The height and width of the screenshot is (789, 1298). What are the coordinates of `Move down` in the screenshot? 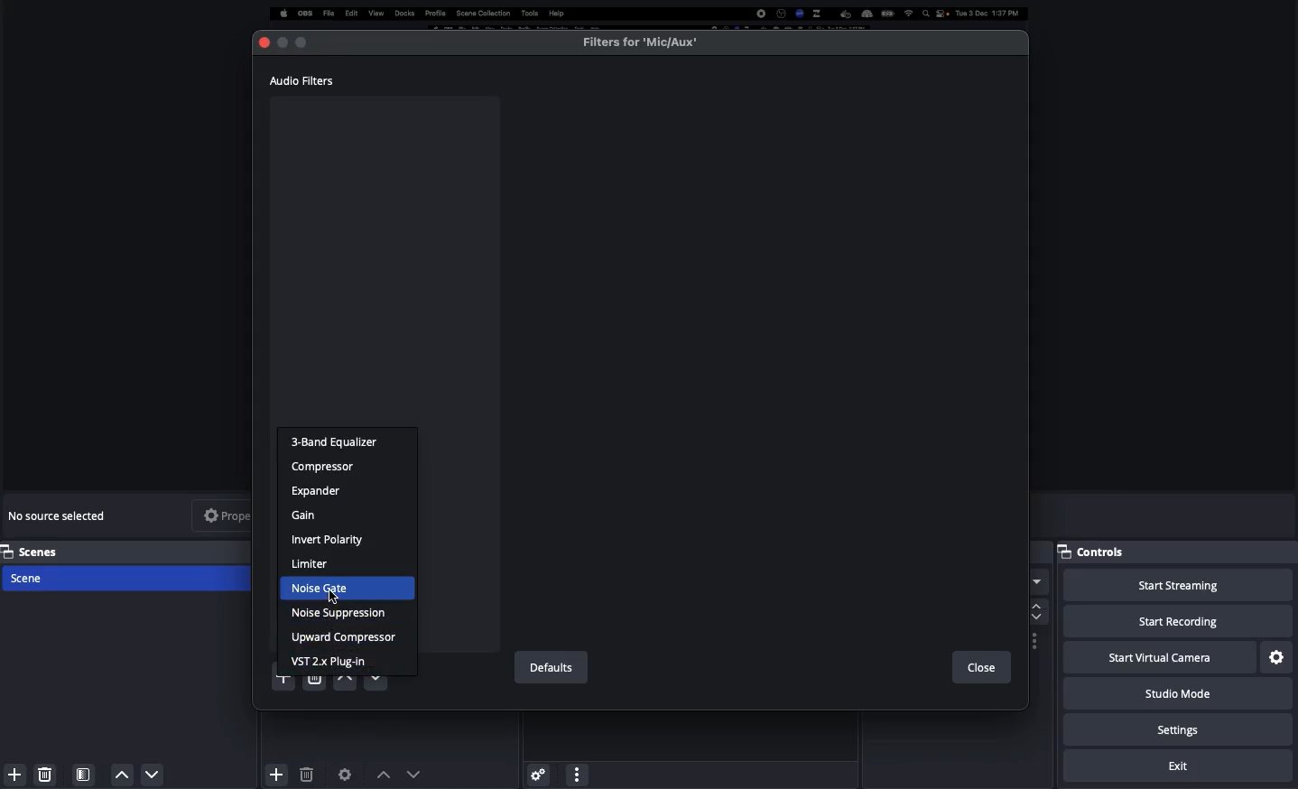 It's located at (414, 774).